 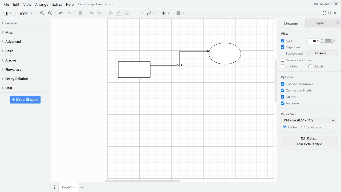 I want to click on Decrease grid pt, so click(x=322, y=42).